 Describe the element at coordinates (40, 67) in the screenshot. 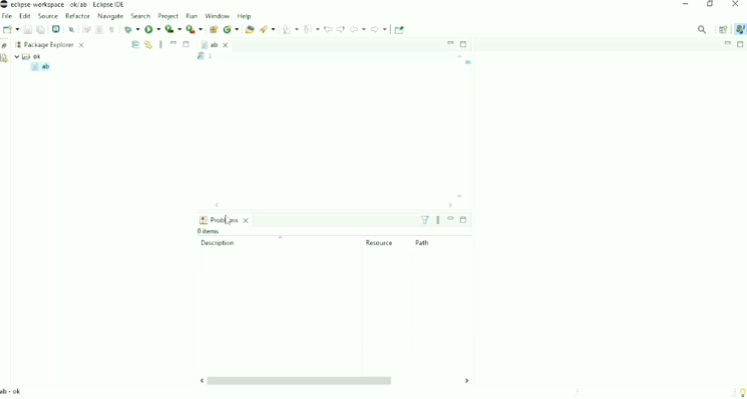

I see `ab` at that location.